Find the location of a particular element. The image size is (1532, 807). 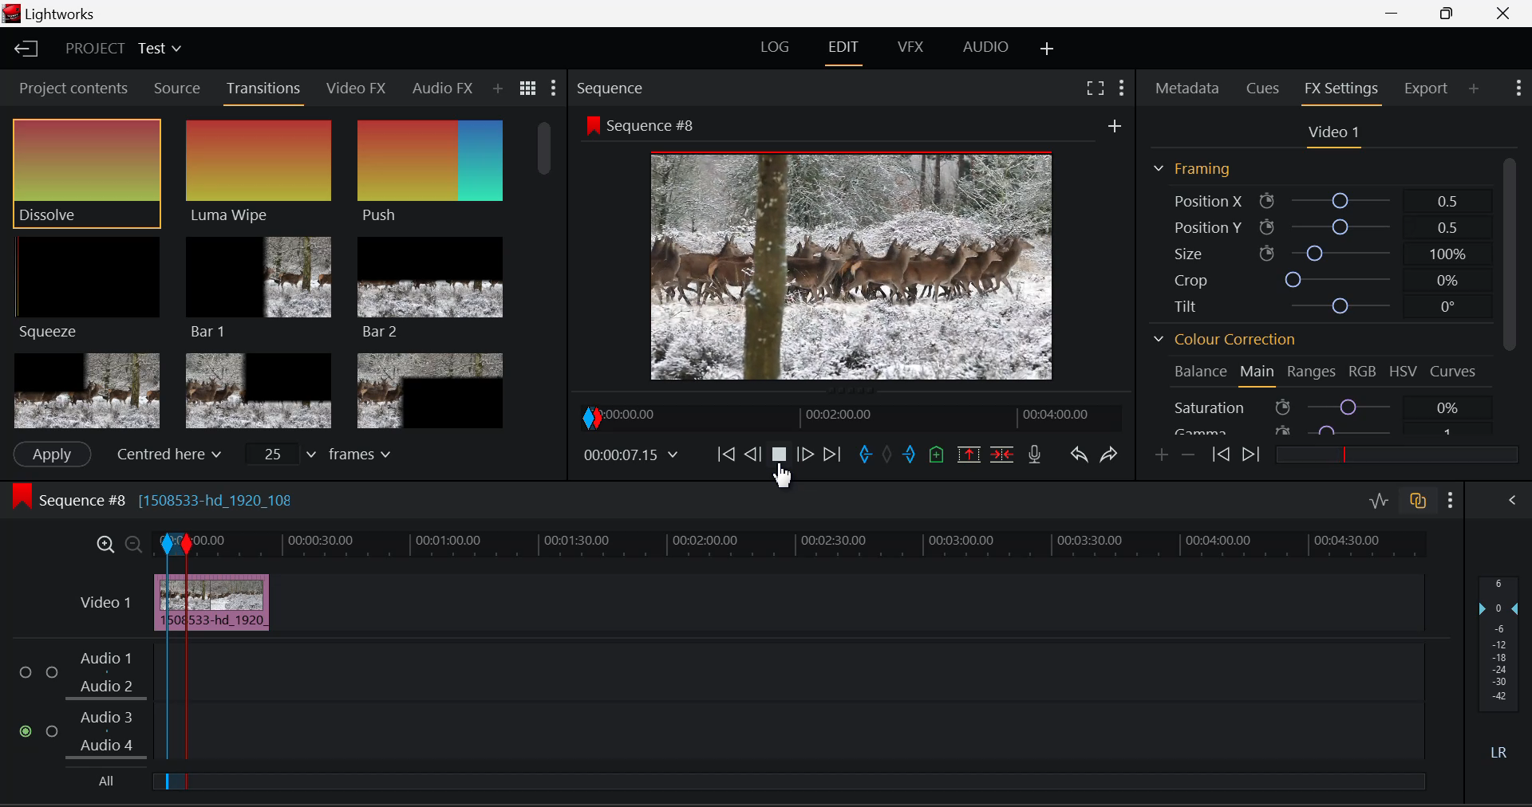

Undo is located at coordinates (1080, 457).